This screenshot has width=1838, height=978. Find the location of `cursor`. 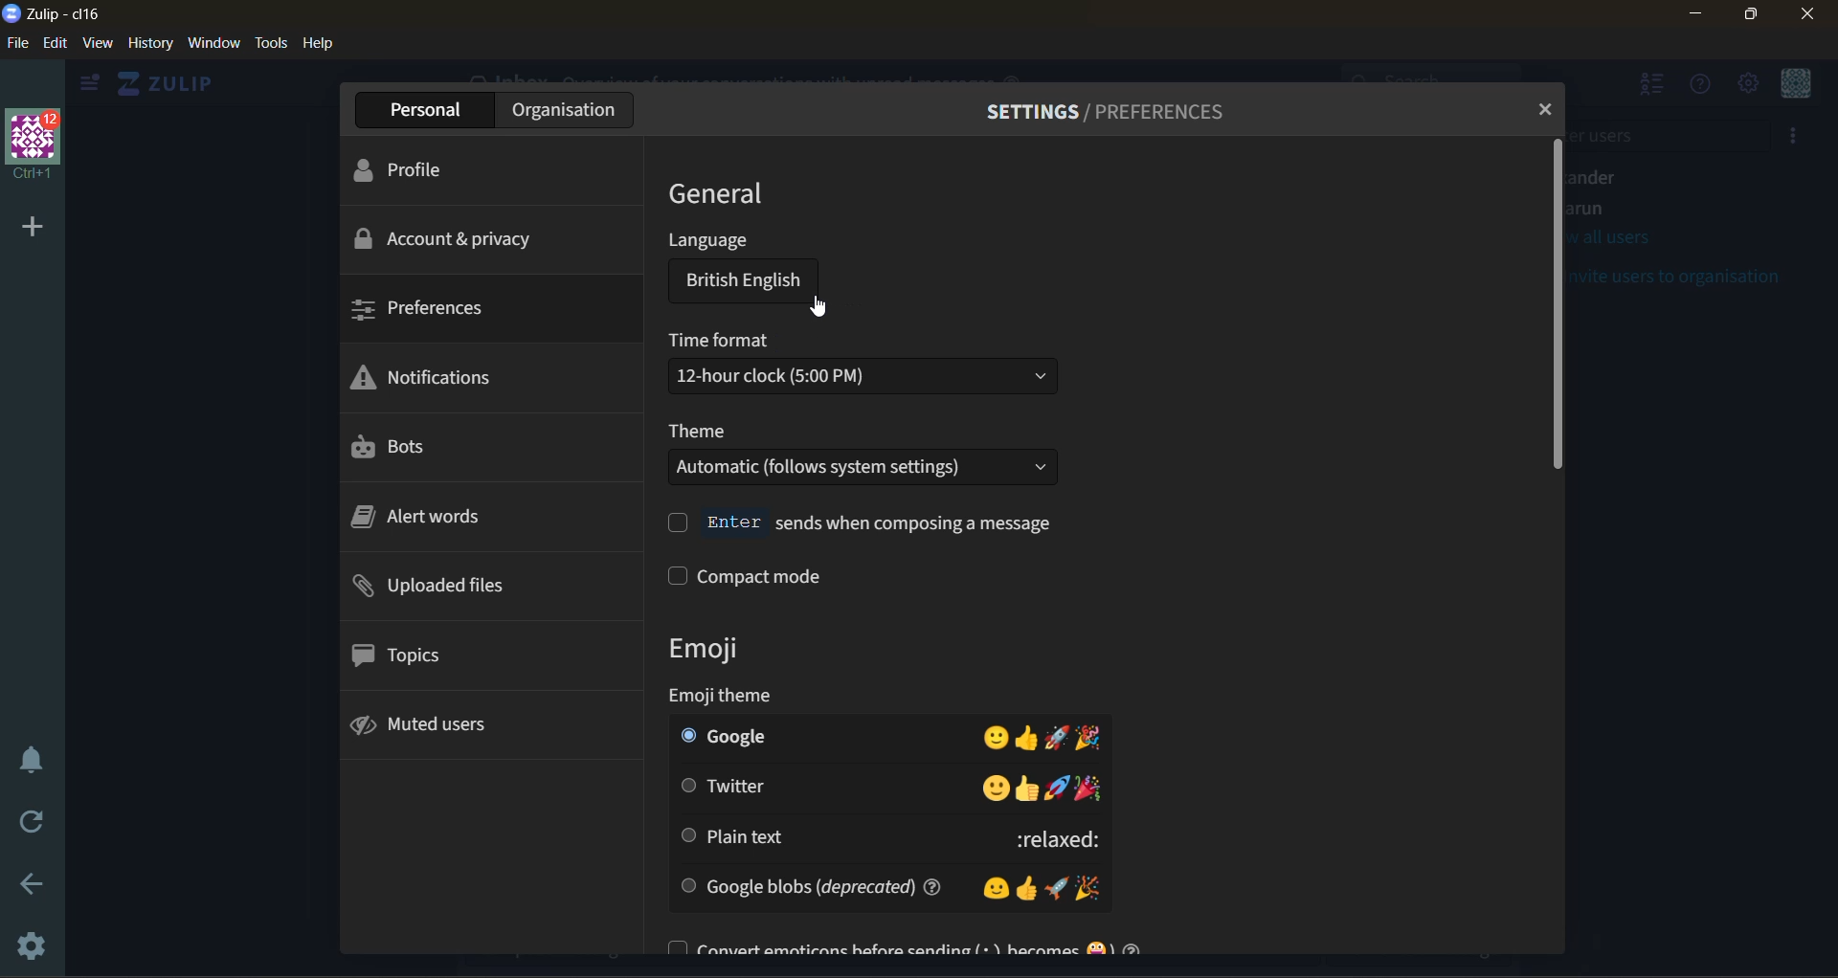

cursor is located at coordinates (822, 313).